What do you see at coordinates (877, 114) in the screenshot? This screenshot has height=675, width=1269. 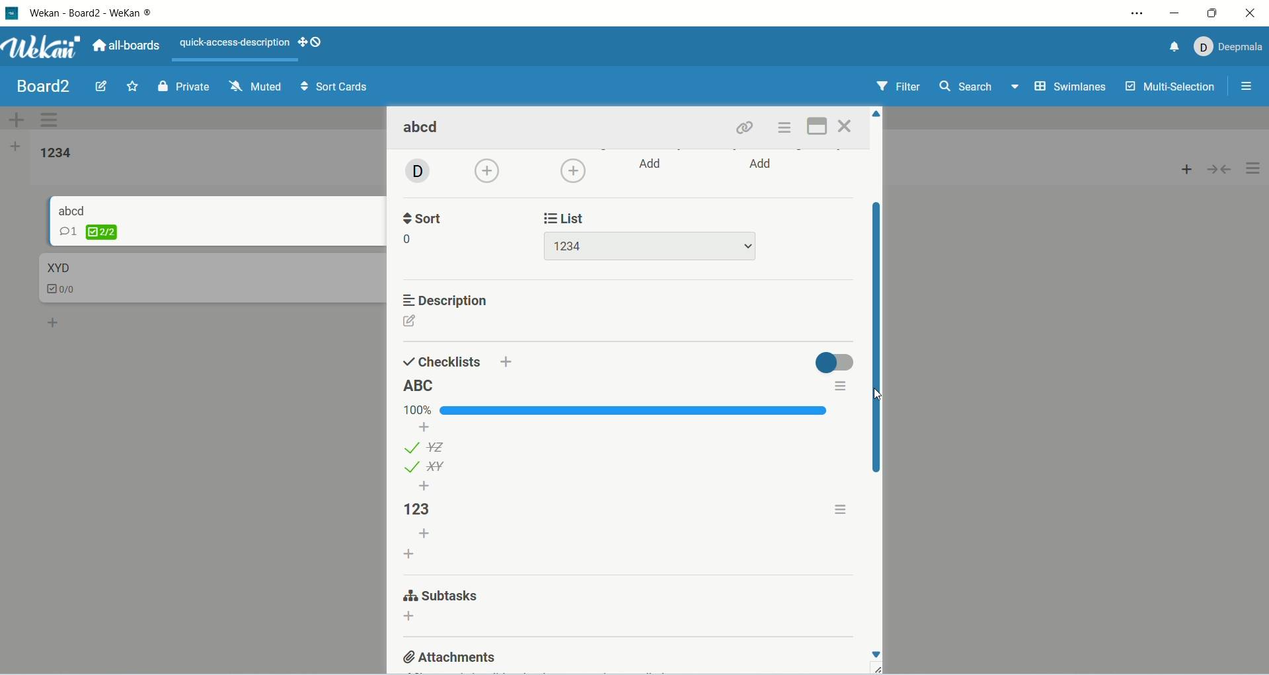 I see `Up` at bounding box center [877, 114].